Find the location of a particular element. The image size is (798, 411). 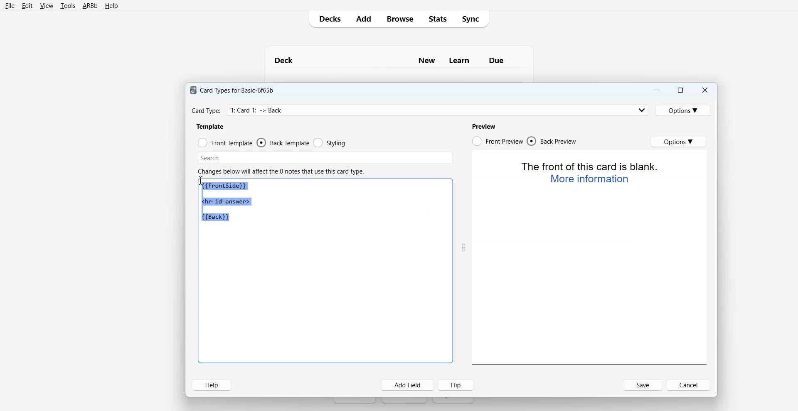

Text 3 is located at coordinates (283, 170).